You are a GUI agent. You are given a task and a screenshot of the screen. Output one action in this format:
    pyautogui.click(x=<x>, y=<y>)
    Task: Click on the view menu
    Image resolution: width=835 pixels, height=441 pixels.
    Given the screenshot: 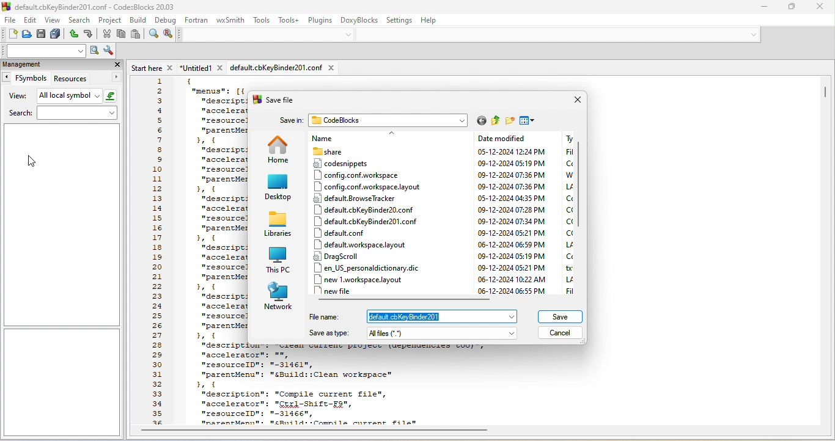 What is the action you would take?
    pyautogui.click(x=528, y=120)
    